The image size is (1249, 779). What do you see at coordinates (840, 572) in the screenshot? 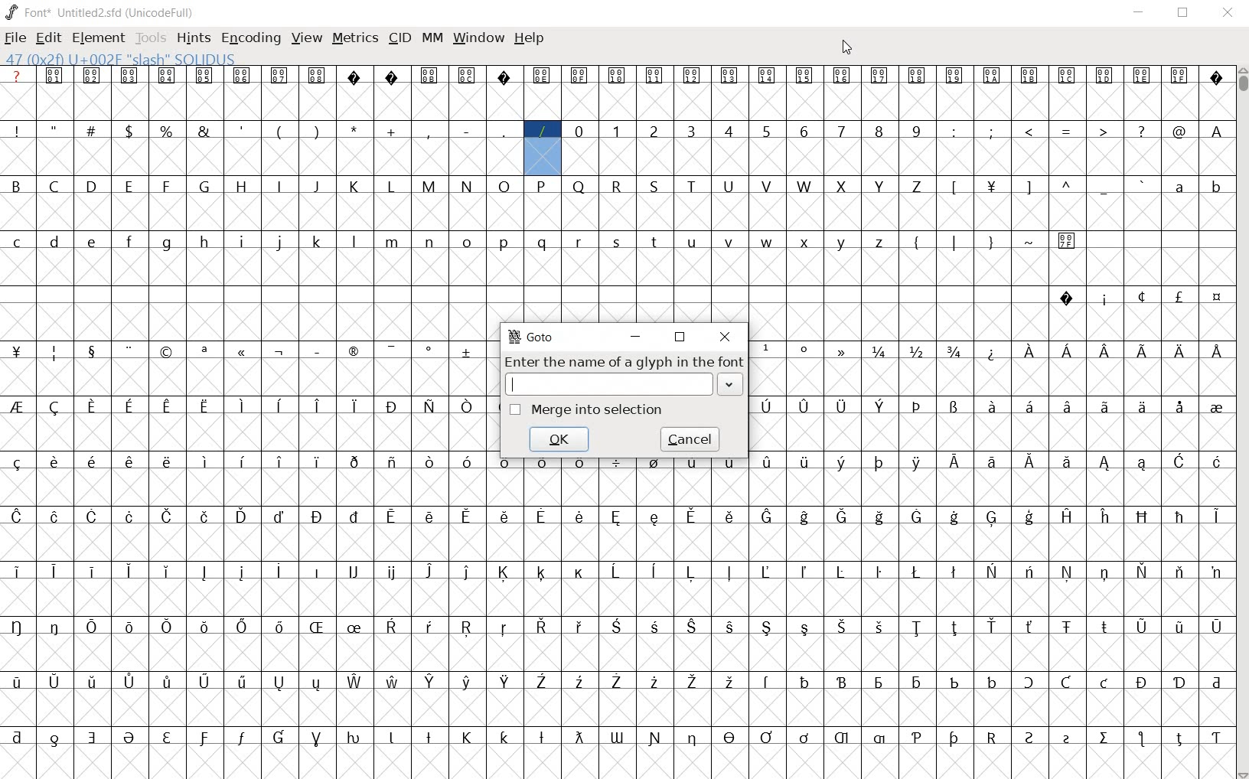
I see `glyph` at bounding box center [840, 572].